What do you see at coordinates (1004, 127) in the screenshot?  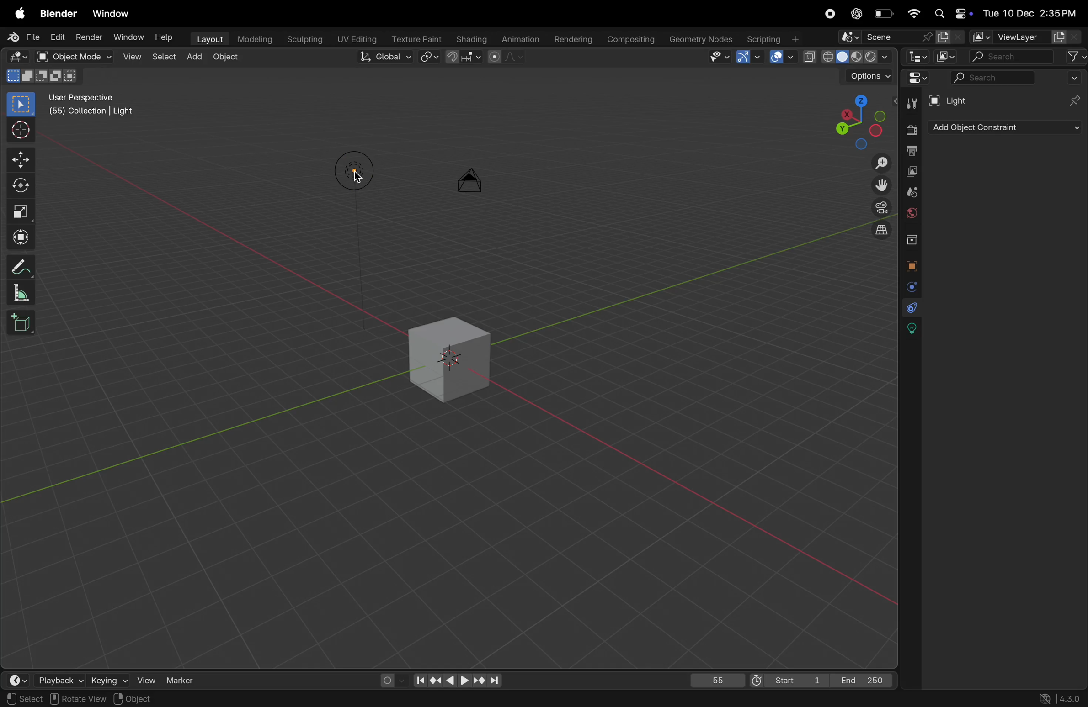 I see `add object contrastaint` at bounding box center [1004, 127].